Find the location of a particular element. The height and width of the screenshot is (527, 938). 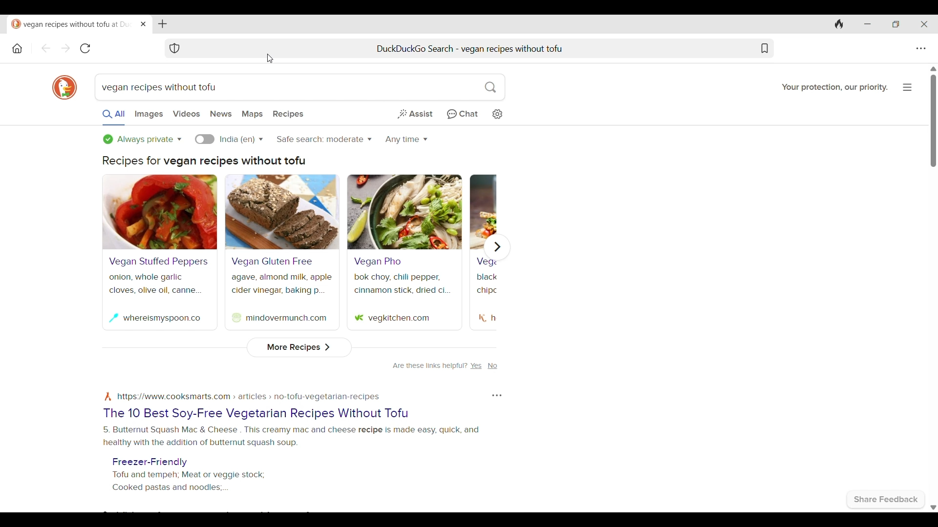

agave, almond milk, apple cider vinegar, baking p.. is located at coordinates (282, 284).